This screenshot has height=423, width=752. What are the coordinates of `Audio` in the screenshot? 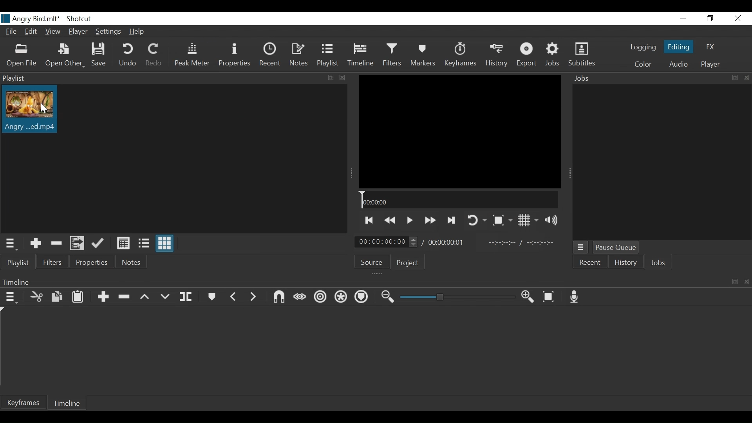 It's located at (678, 64).